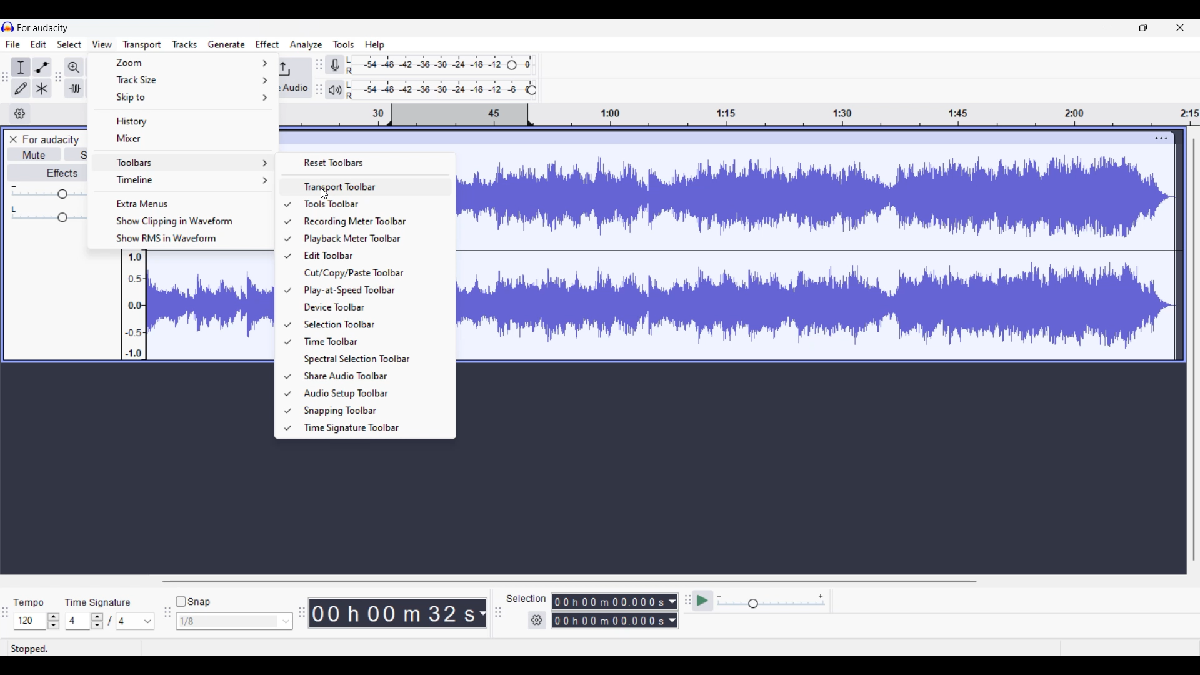 Image resolution: width=1200 pixels, height=675 pixels. I want to click on Duration measurement, so click(482, 612).